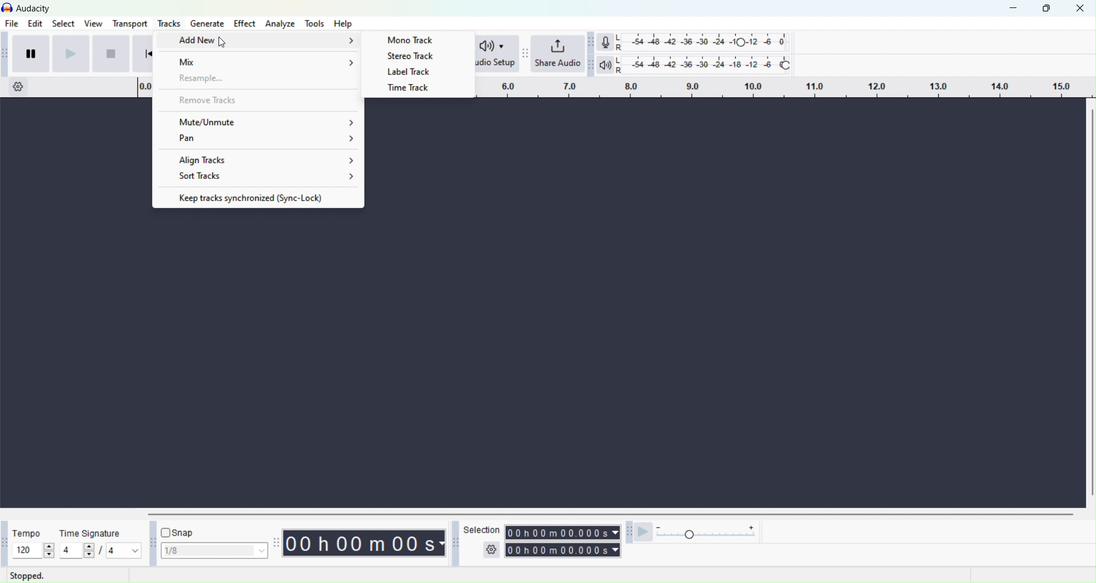 The width and height of the screenshot is (1096, 583). What do you see at coordinates (343, 23) in the screenshot?
I see `Help` at bounding box center [343, 23].